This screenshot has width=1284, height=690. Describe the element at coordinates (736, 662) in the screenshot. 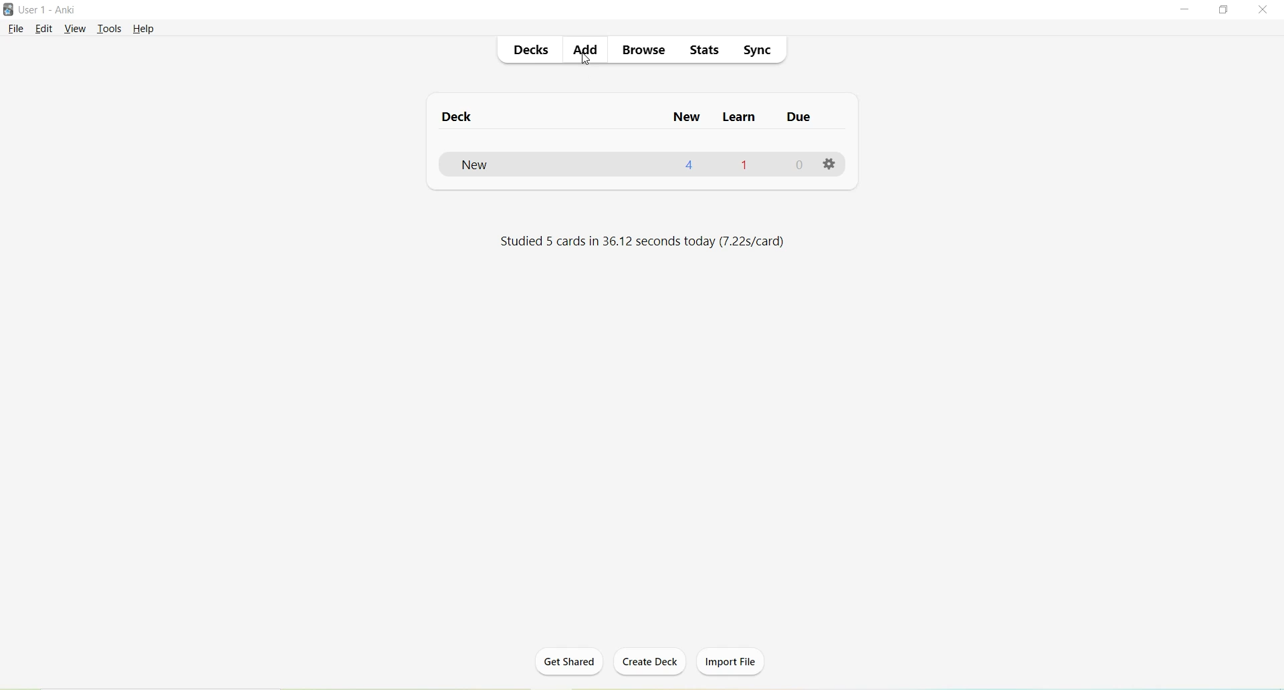

I see `Import File` at that location.